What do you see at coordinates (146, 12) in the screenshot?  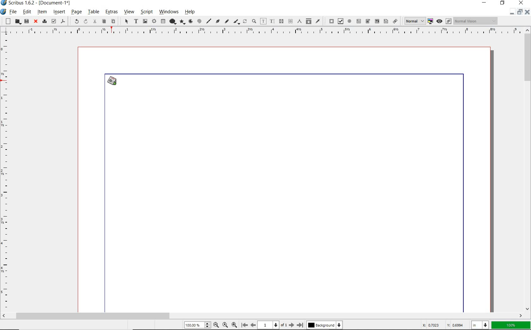 I see `script` at bounding box center [146, 12].